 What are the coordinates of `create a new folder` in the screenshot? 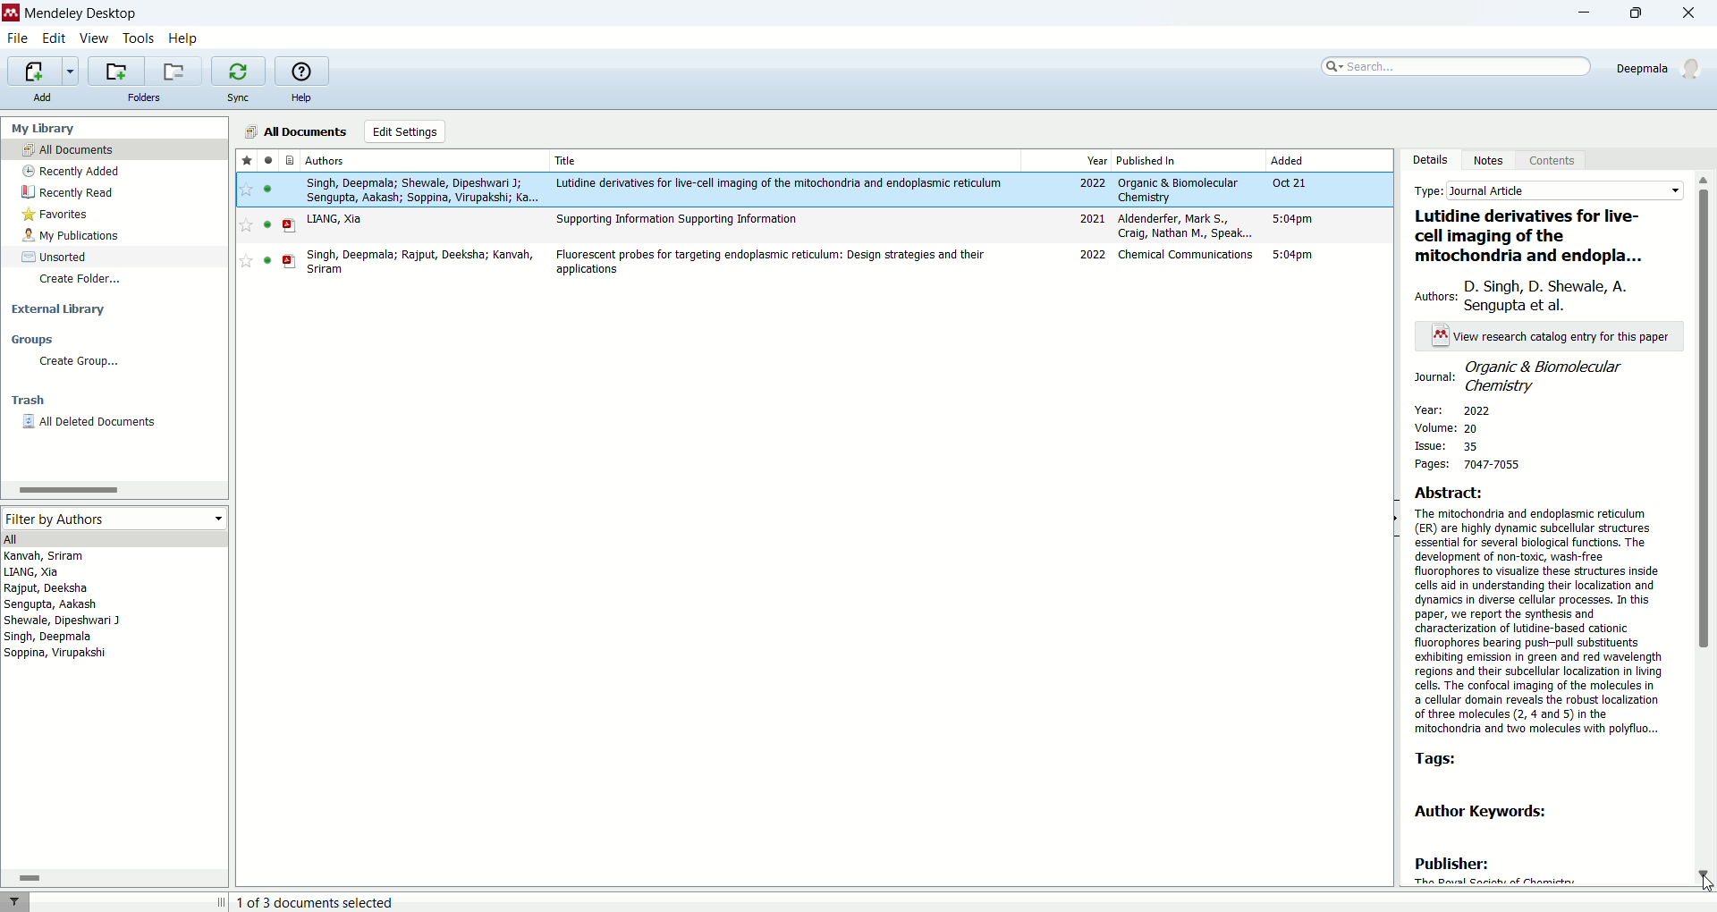 It's located at (114, 71).